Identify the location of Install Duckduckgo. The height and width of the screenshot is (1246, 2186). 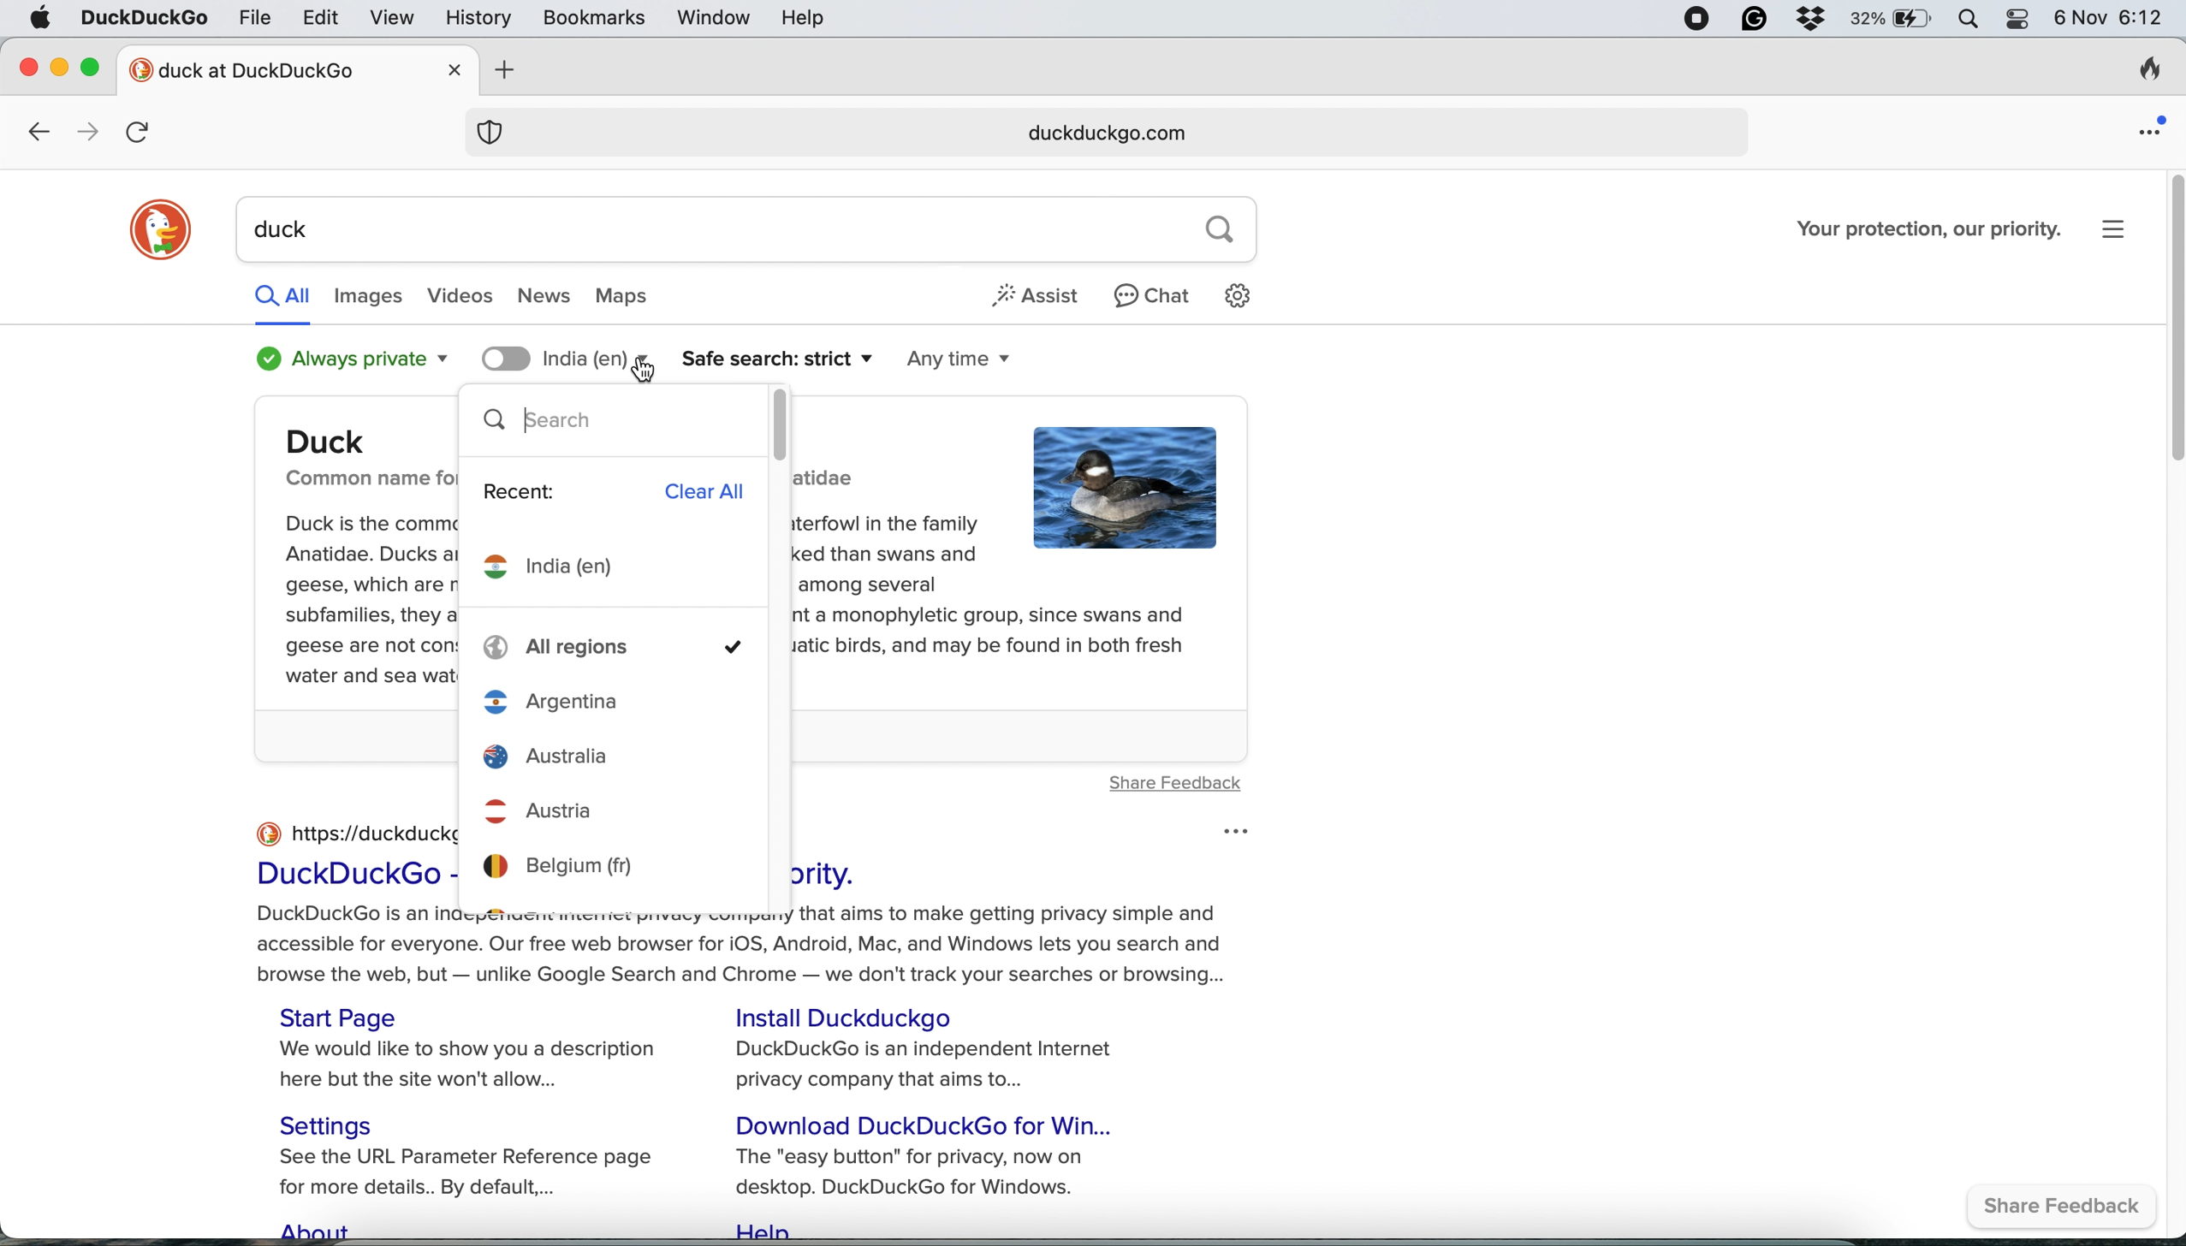
(856, 1017).